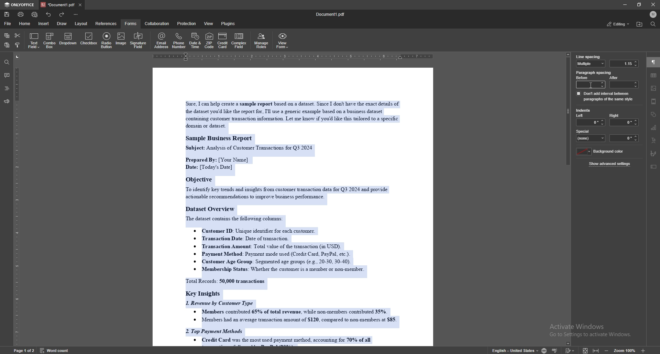  Describe the element at coordinates (591, 82) in the screenshot. I see `before` at that location.